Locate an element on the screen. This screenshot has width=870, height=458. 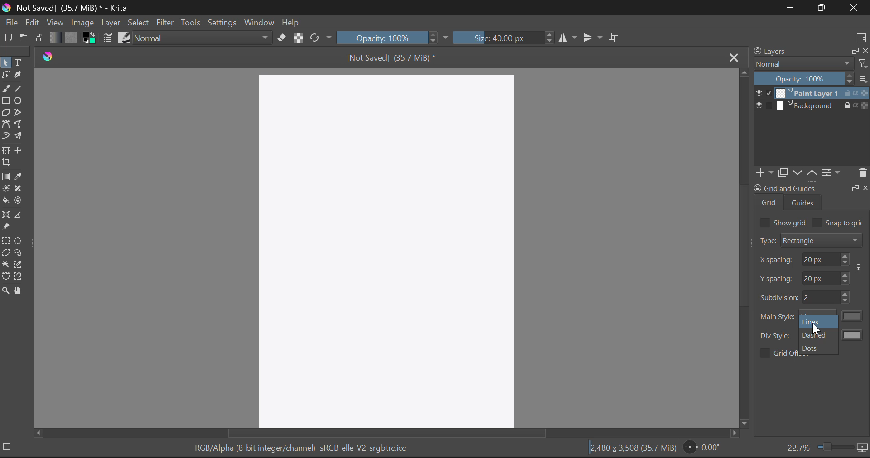
 is located at coordinates (866, 187).